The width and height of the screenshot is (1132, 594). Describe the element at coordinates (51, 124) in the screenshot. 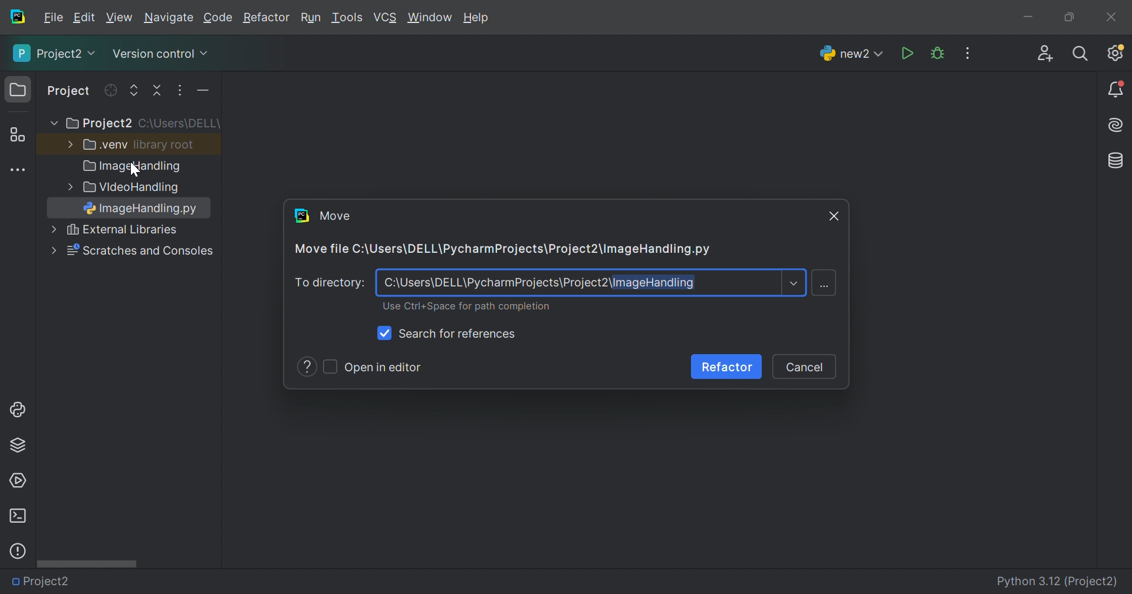

I see `More` at that location.